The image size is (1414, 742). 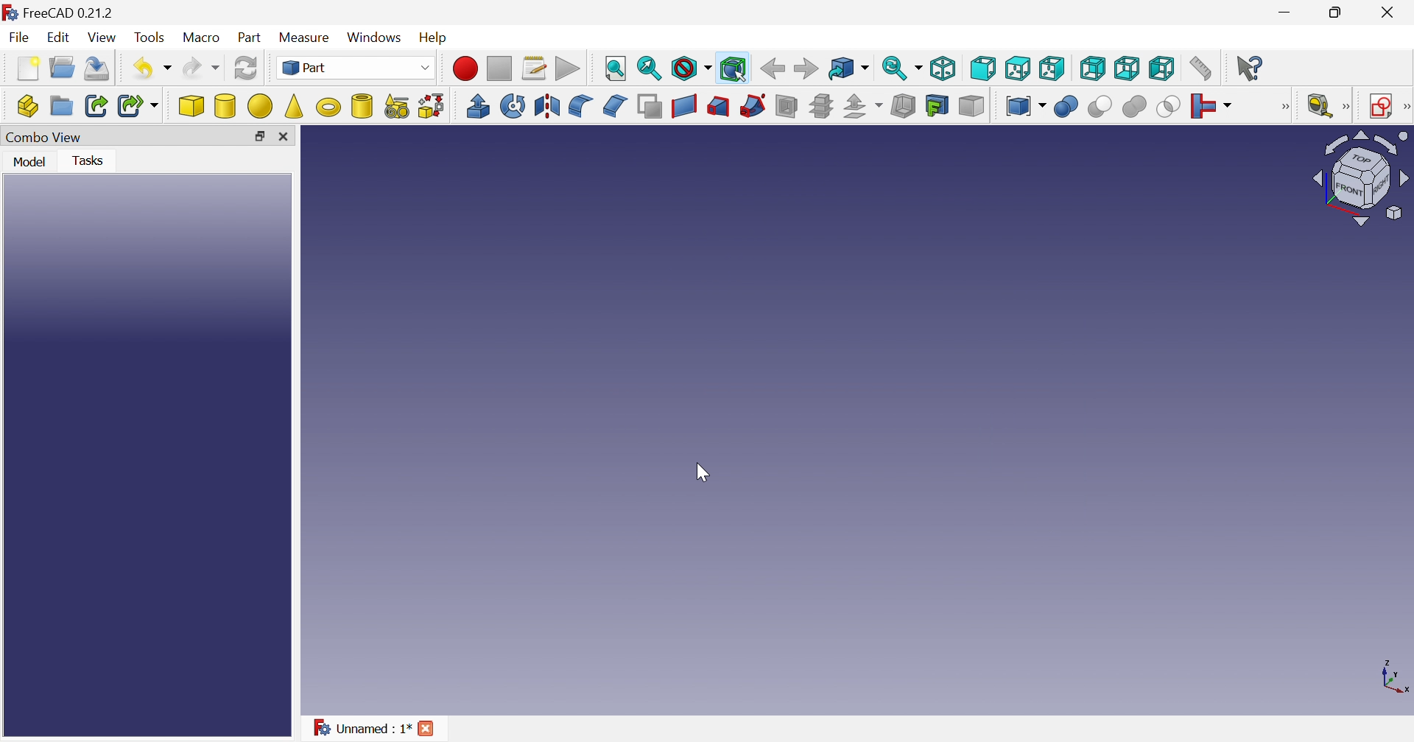 I want to click on Macro, so click(x=204, y=39).